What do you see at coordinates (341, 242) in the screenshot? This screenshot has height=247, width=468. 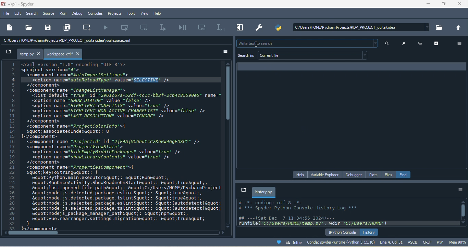 I see `conda spyder runtime` at bounding box center [341, 242].